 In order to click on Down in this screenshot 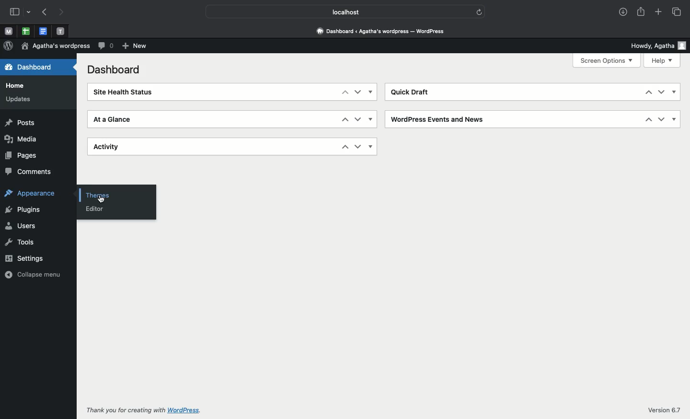, I will do `click(662, 119)`.